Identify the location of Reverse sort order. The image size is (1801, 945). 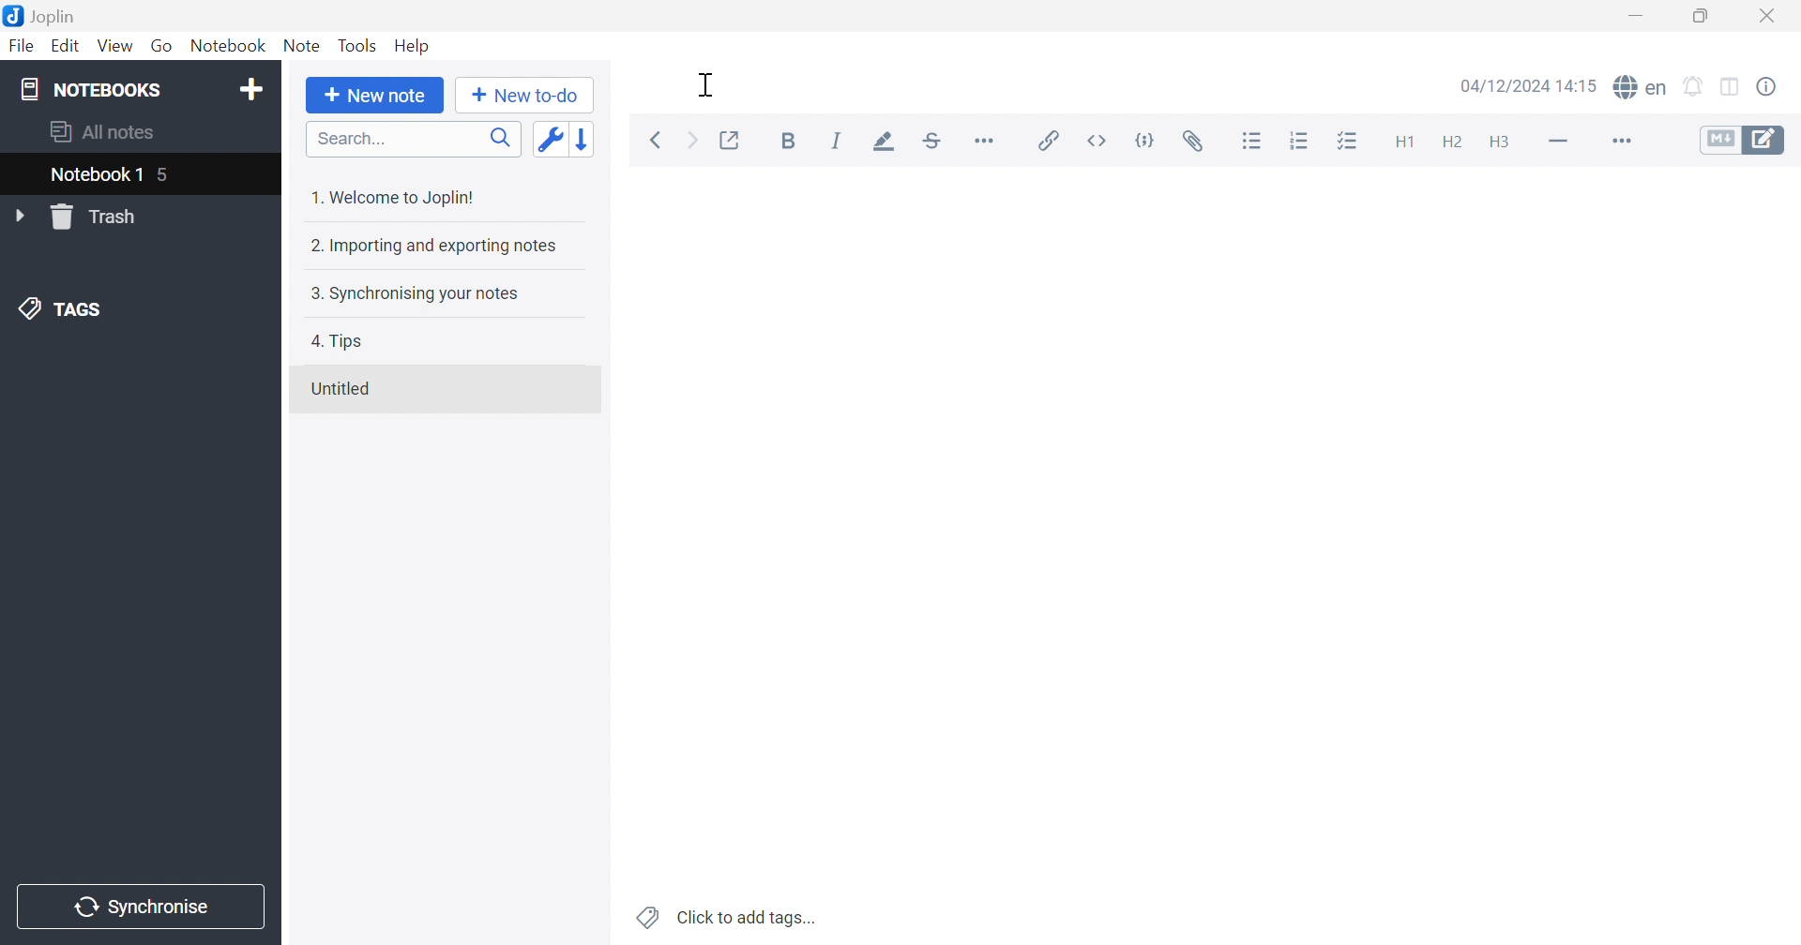
(586, 139).